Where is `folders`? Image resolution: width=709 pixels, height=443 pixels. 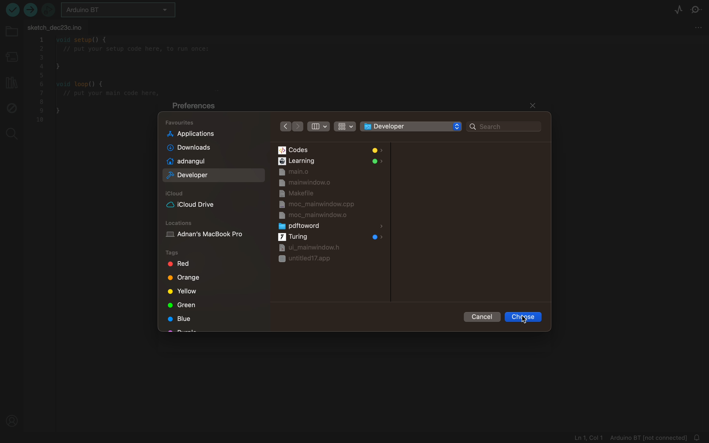
folders is located at coordinates (332, 149).